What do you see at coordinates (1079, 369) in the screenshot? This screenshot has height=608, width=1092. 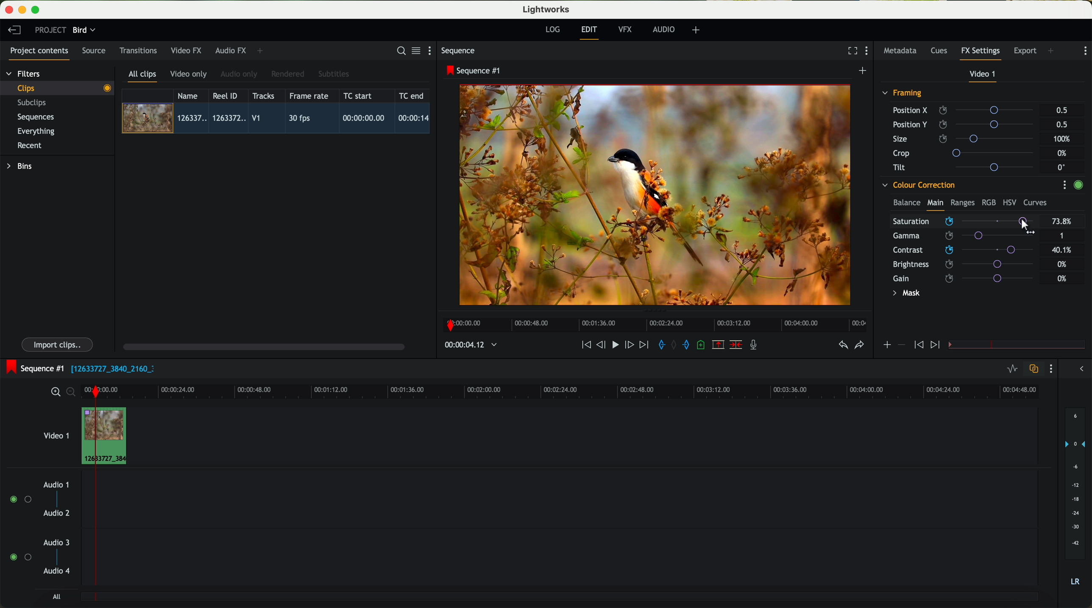 I see `show/hide the full audio mix` at bounding box center [1079, 369].